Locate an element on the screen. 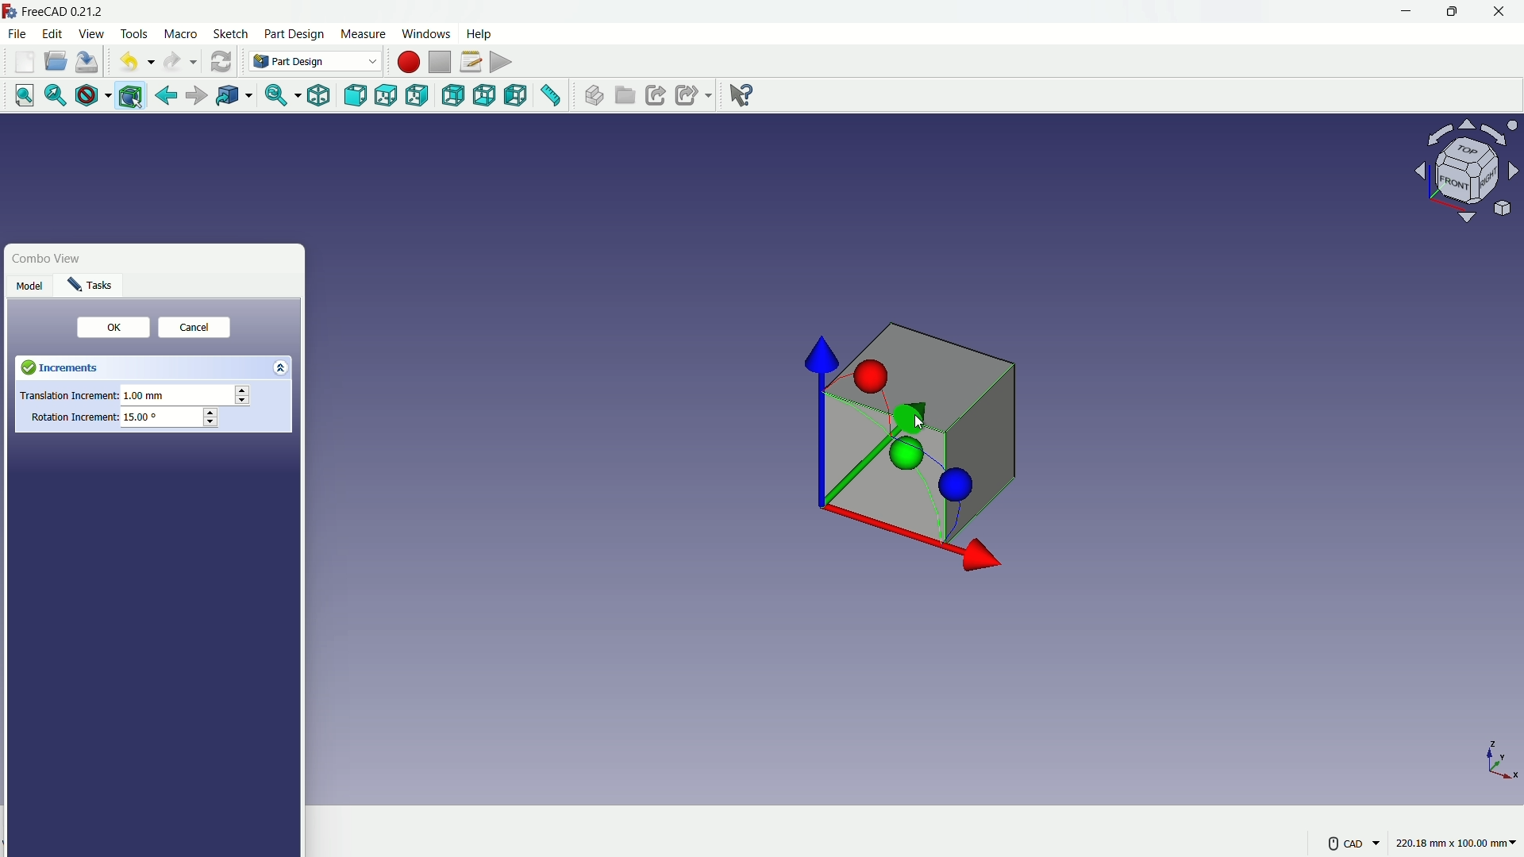 The image size is (1524, 857). tools is located at coordinates (136, 34).